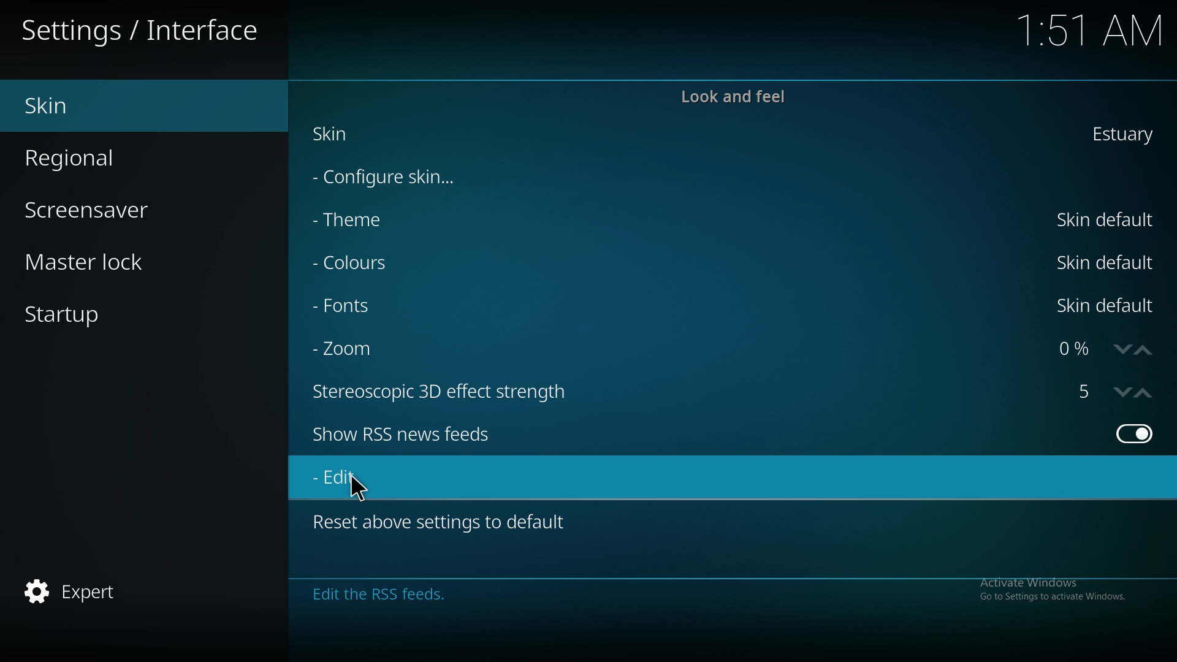  What do you see at coordinates (1052, 589) in the screenshot?
I see `Activate Windows
Go to Settings to activate Windows.` at bounding box center [1052, 589].